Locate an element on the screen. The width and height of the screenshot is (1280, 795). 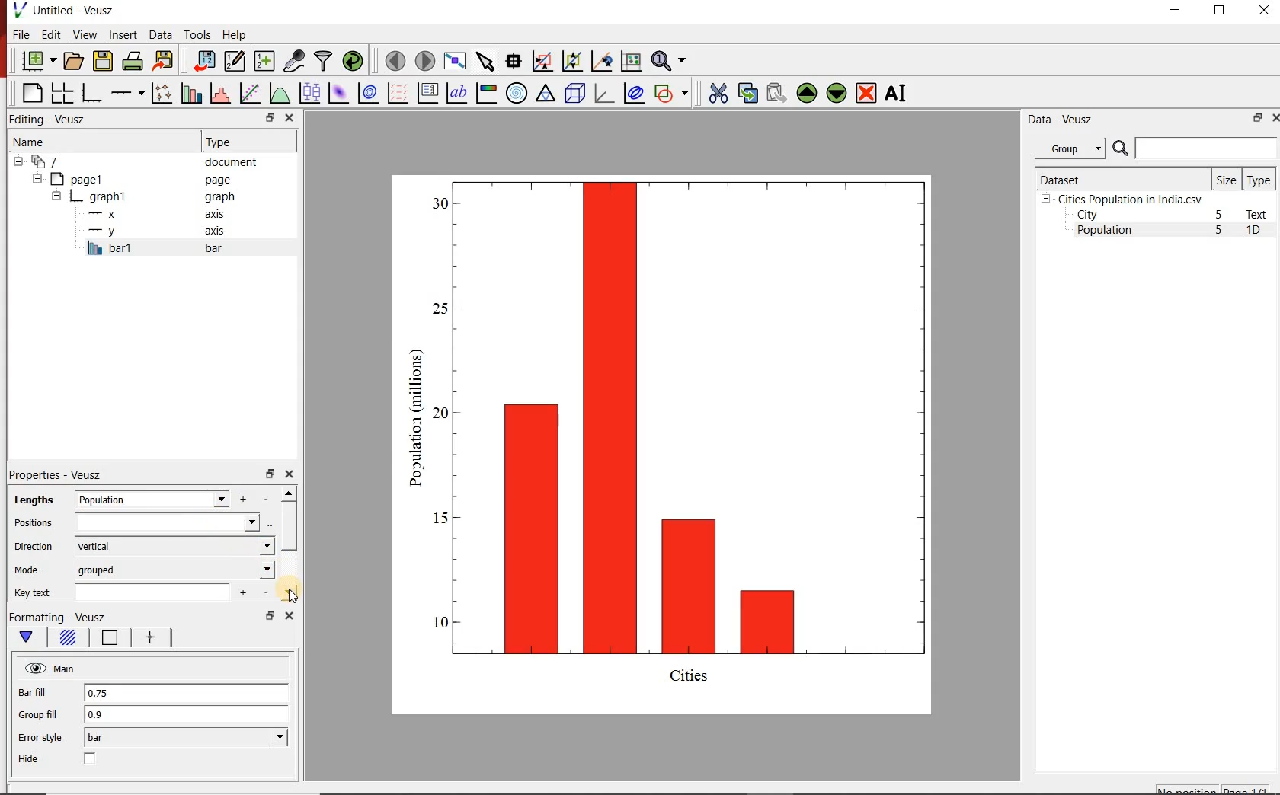
Insert is located at coordinates (122, 36).